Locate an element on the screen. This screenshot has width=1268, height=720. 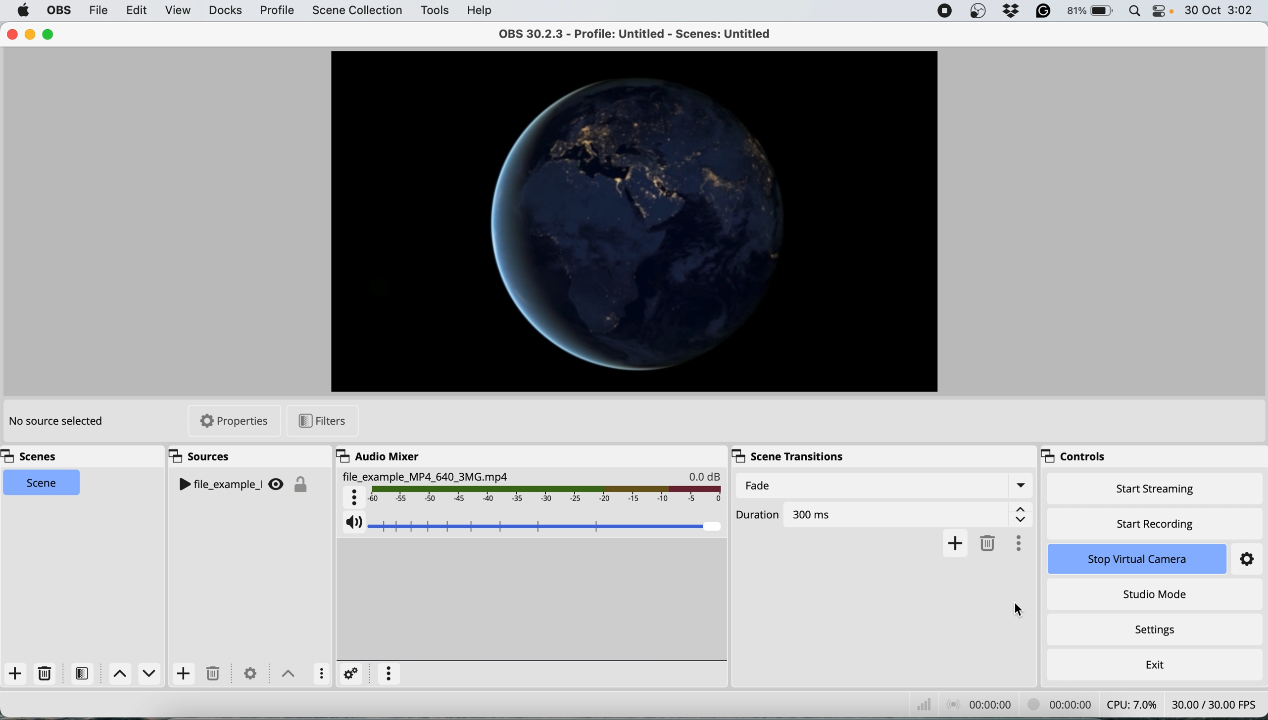
battery is located at coordinates (1089, 11).